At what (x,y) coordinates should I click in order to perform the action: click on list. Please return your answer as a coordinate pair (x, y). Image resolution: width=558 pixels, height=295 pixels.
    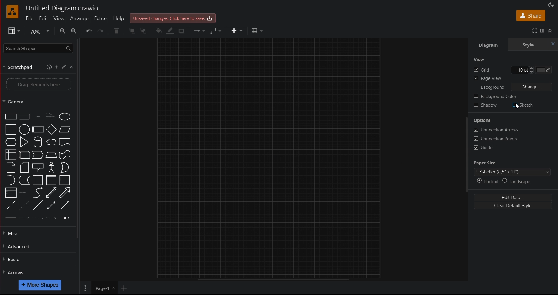
    Looking at the image, I should click on (11, 193).